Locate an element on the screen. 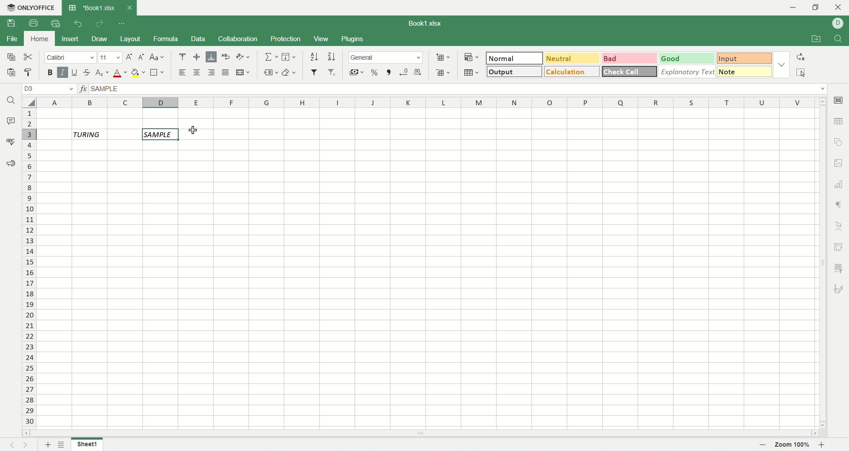 The height and width of the screenshot is (452, 849). sheet tab is located at coordinates (92, 8).